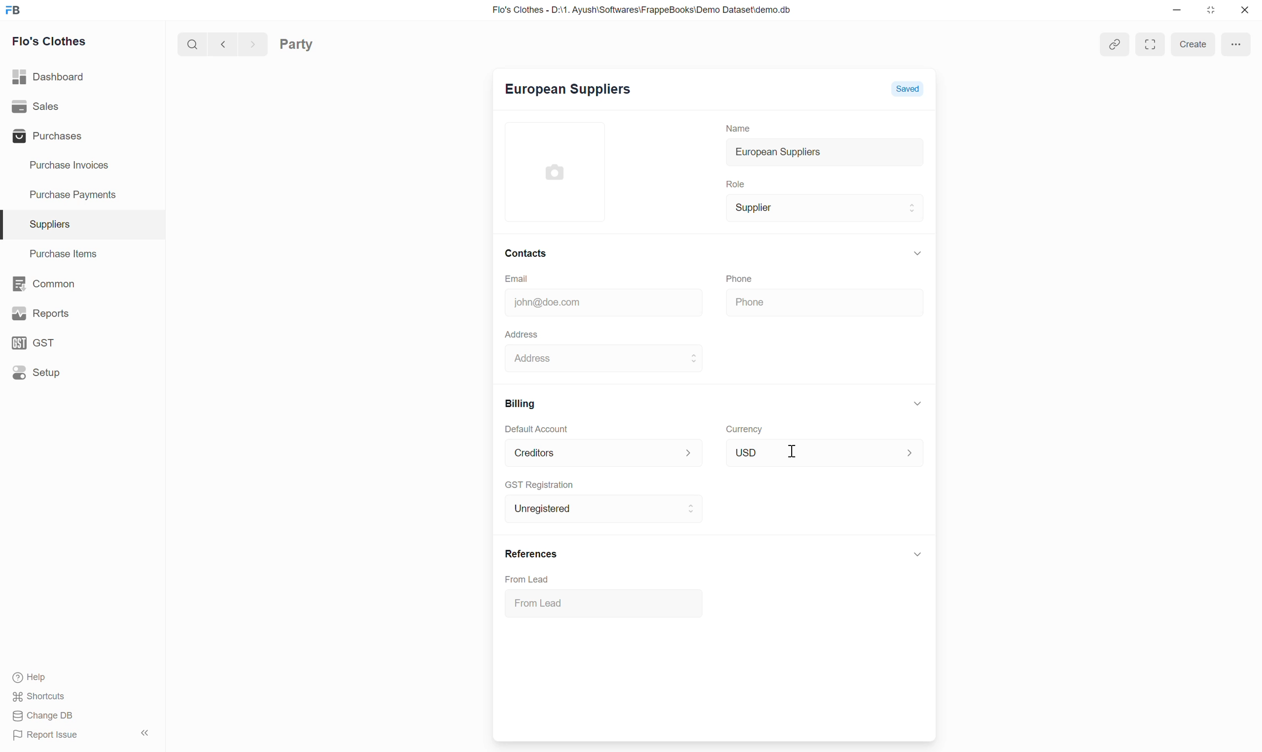  Describe the element at coordinates (751, 277) in the screenshot. I see `Phone` at that location.